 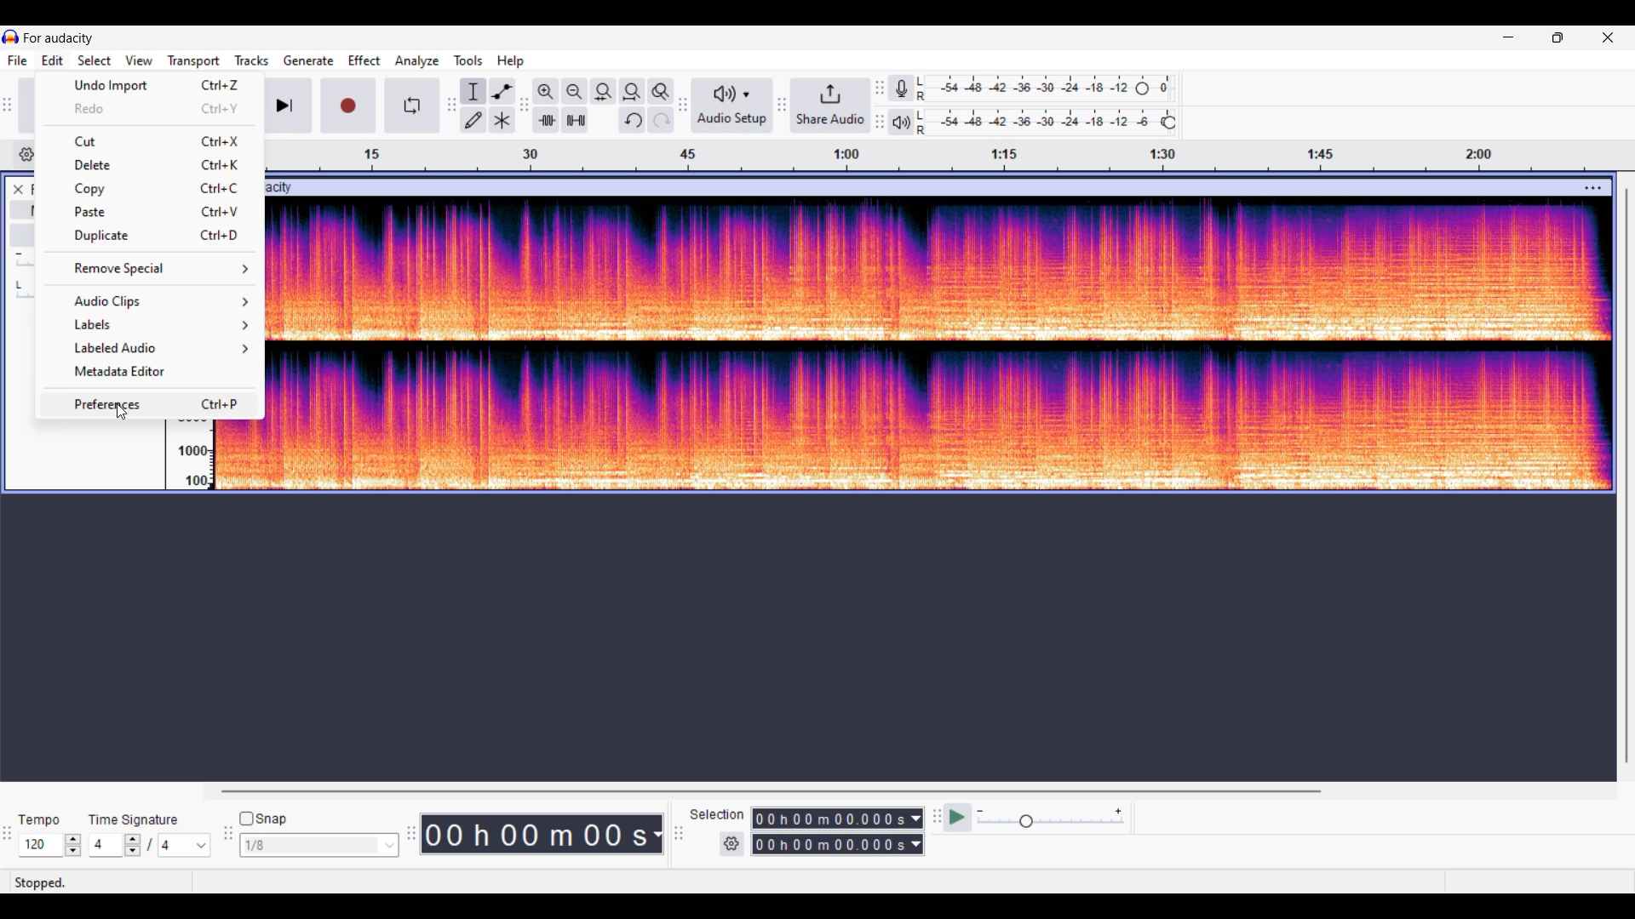 What do you see at coordinates (902, 122) in the screenshot?
I see `Playback meter` at bounding box center [902, 122].